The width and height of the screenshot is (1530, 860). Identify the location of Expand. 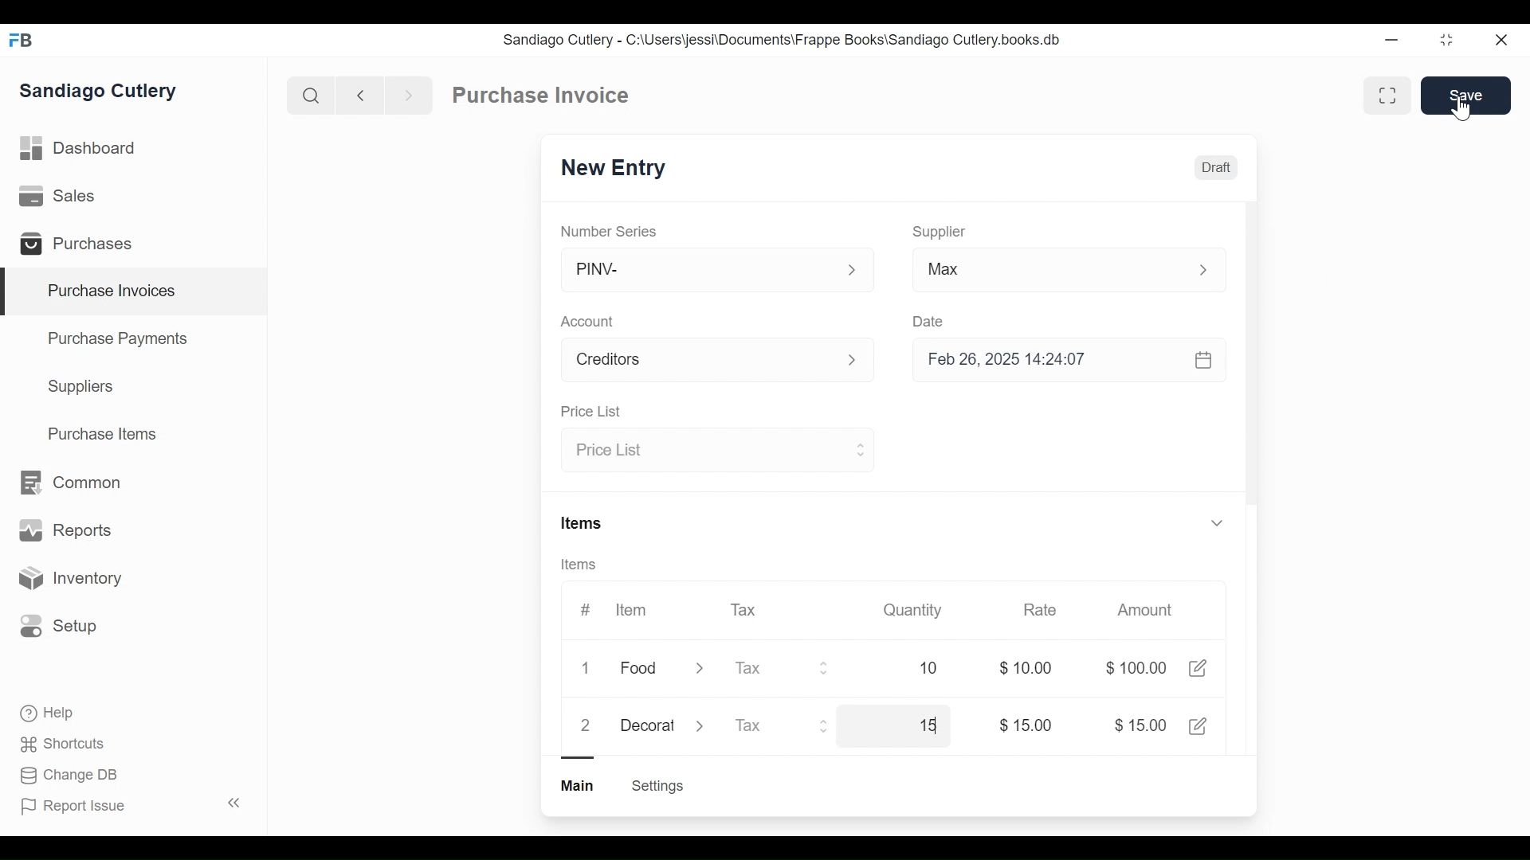
(861, 362).